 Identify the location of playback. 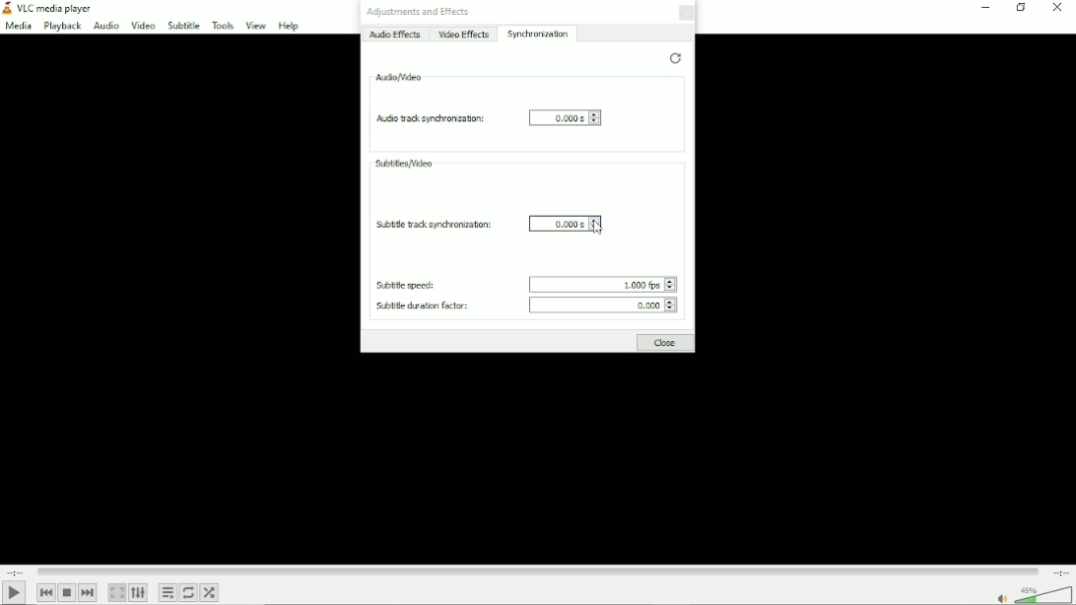
(63, 27).